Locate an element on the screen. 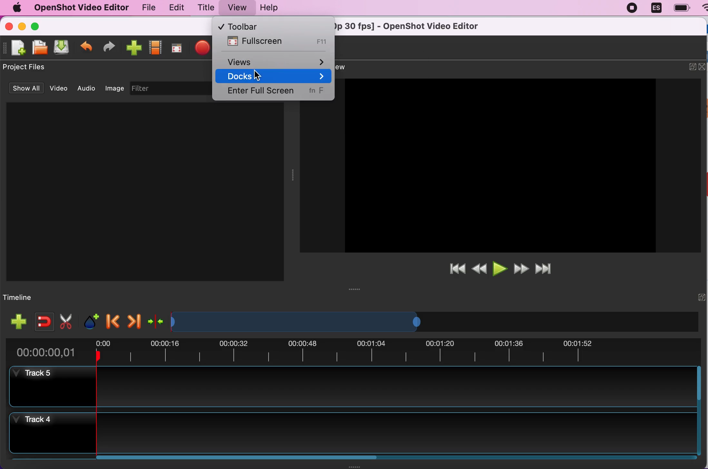 The image size is (708, 469). expand/hide is located at coordinates (692, 66).